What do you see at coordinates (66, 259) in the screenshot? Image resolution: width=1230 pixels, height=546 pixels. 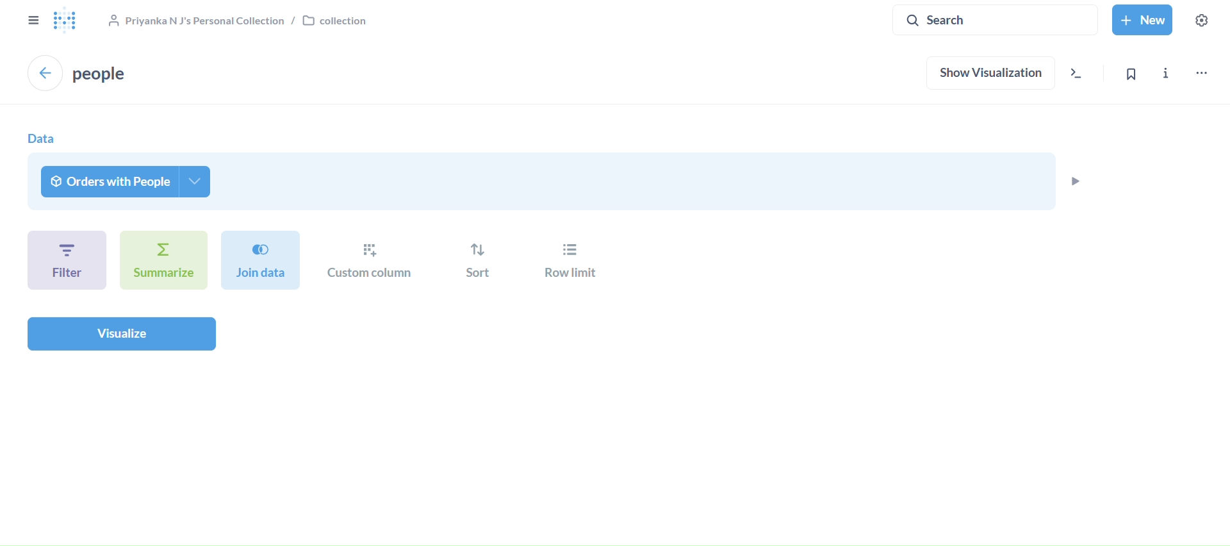 I see `filter` at bounding box center [66, 259].